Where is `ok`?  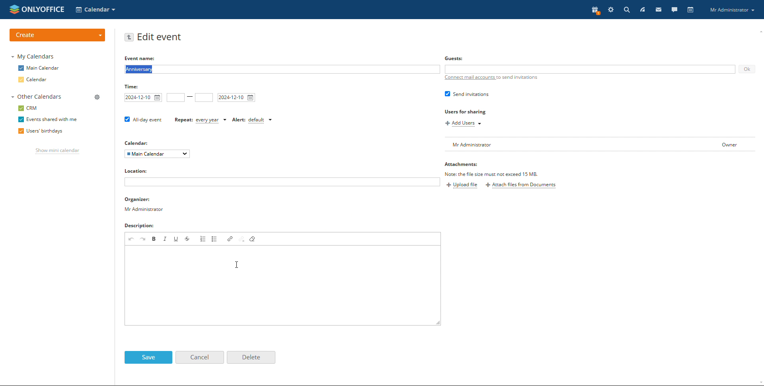 ok is located at coordinates (747, 69).